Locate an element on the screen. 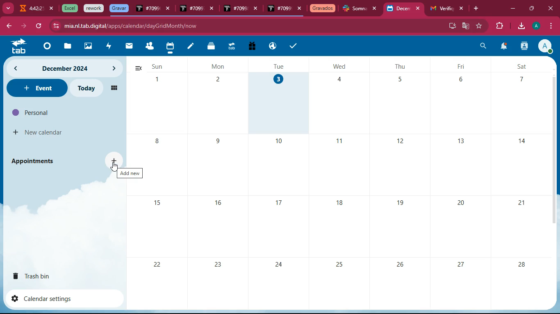  days is located at coordinates (343, 66).